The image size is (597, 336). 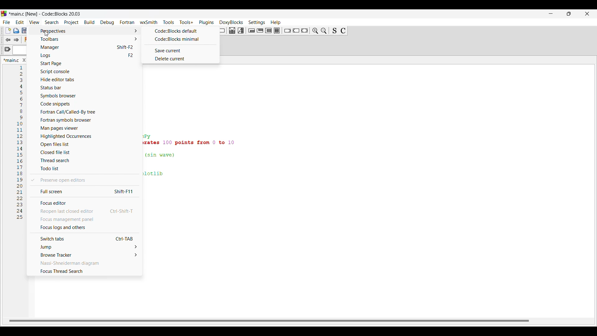 I want to click on Jump back, so click(x=7, y=40).